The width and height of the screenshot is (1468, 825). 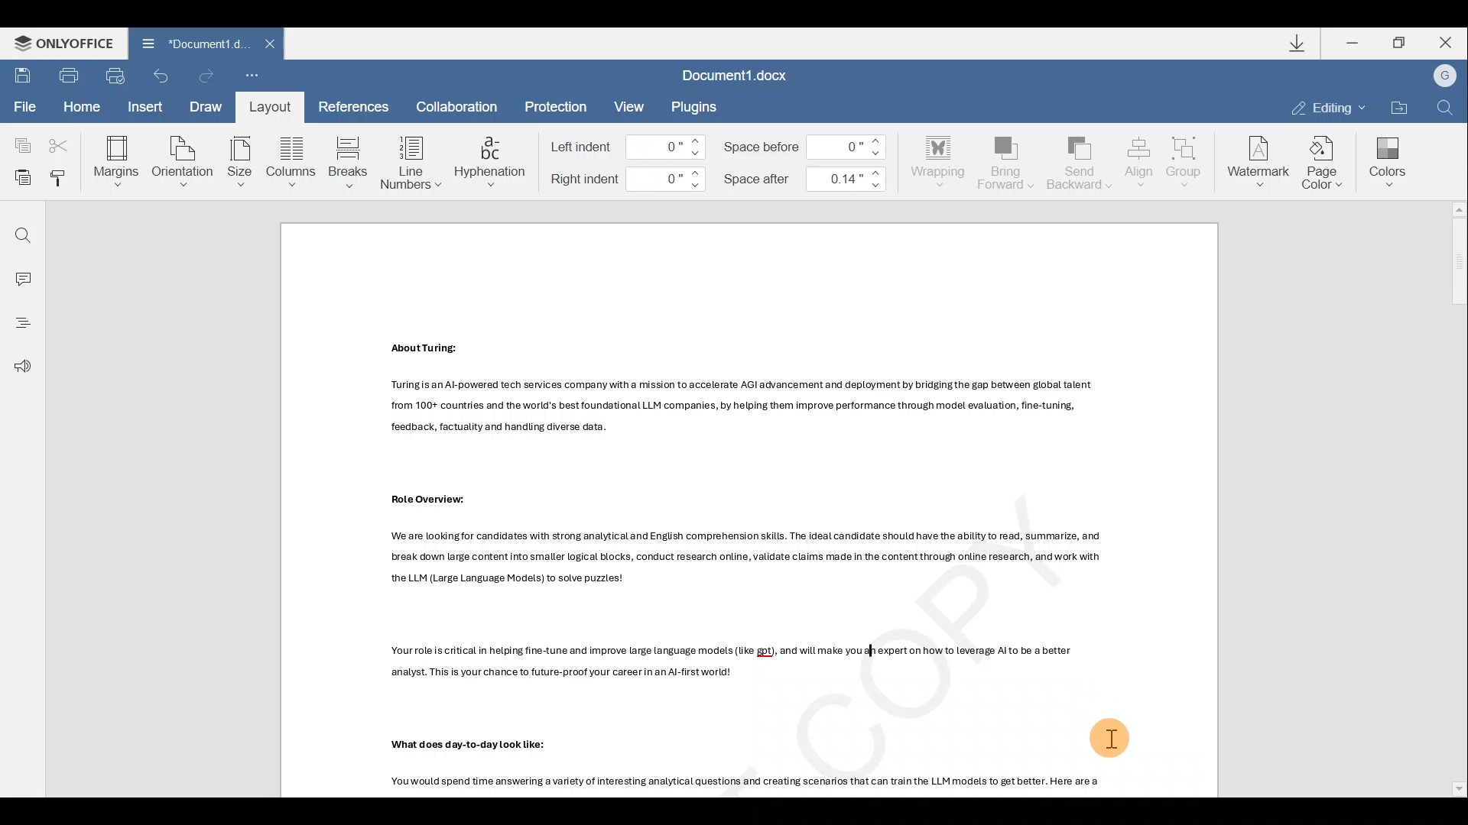 I want to click on Find, so click(x=1445, y=105).